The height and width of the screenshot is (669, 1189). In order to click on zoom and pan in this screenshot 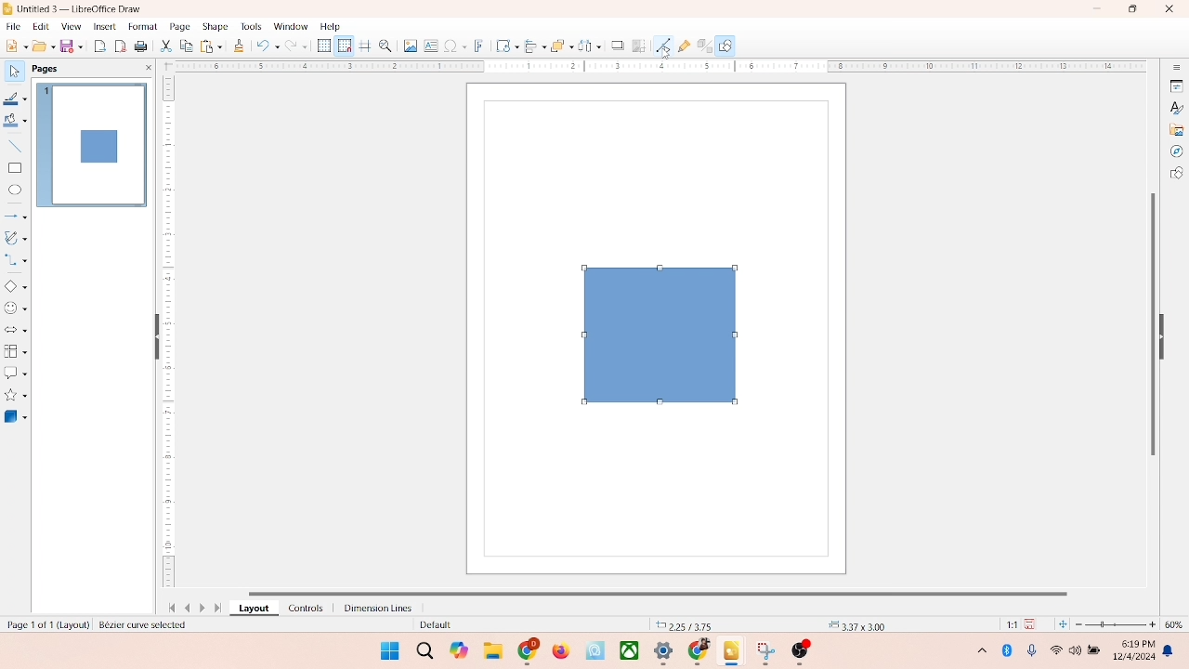, I will do `click(385, 45)`.